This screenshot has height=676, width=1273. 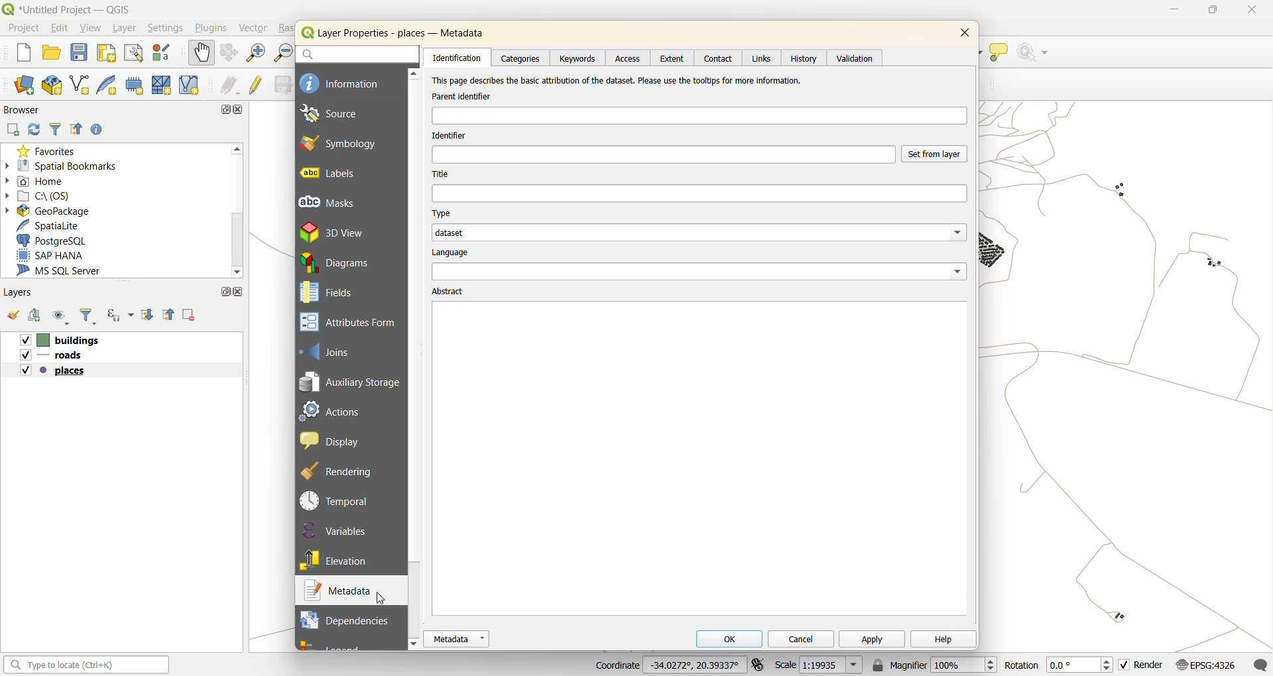 What do you see at coordinates (36, 129) in the screenshot?
I see `refresh` at bounding box center [36, 129].